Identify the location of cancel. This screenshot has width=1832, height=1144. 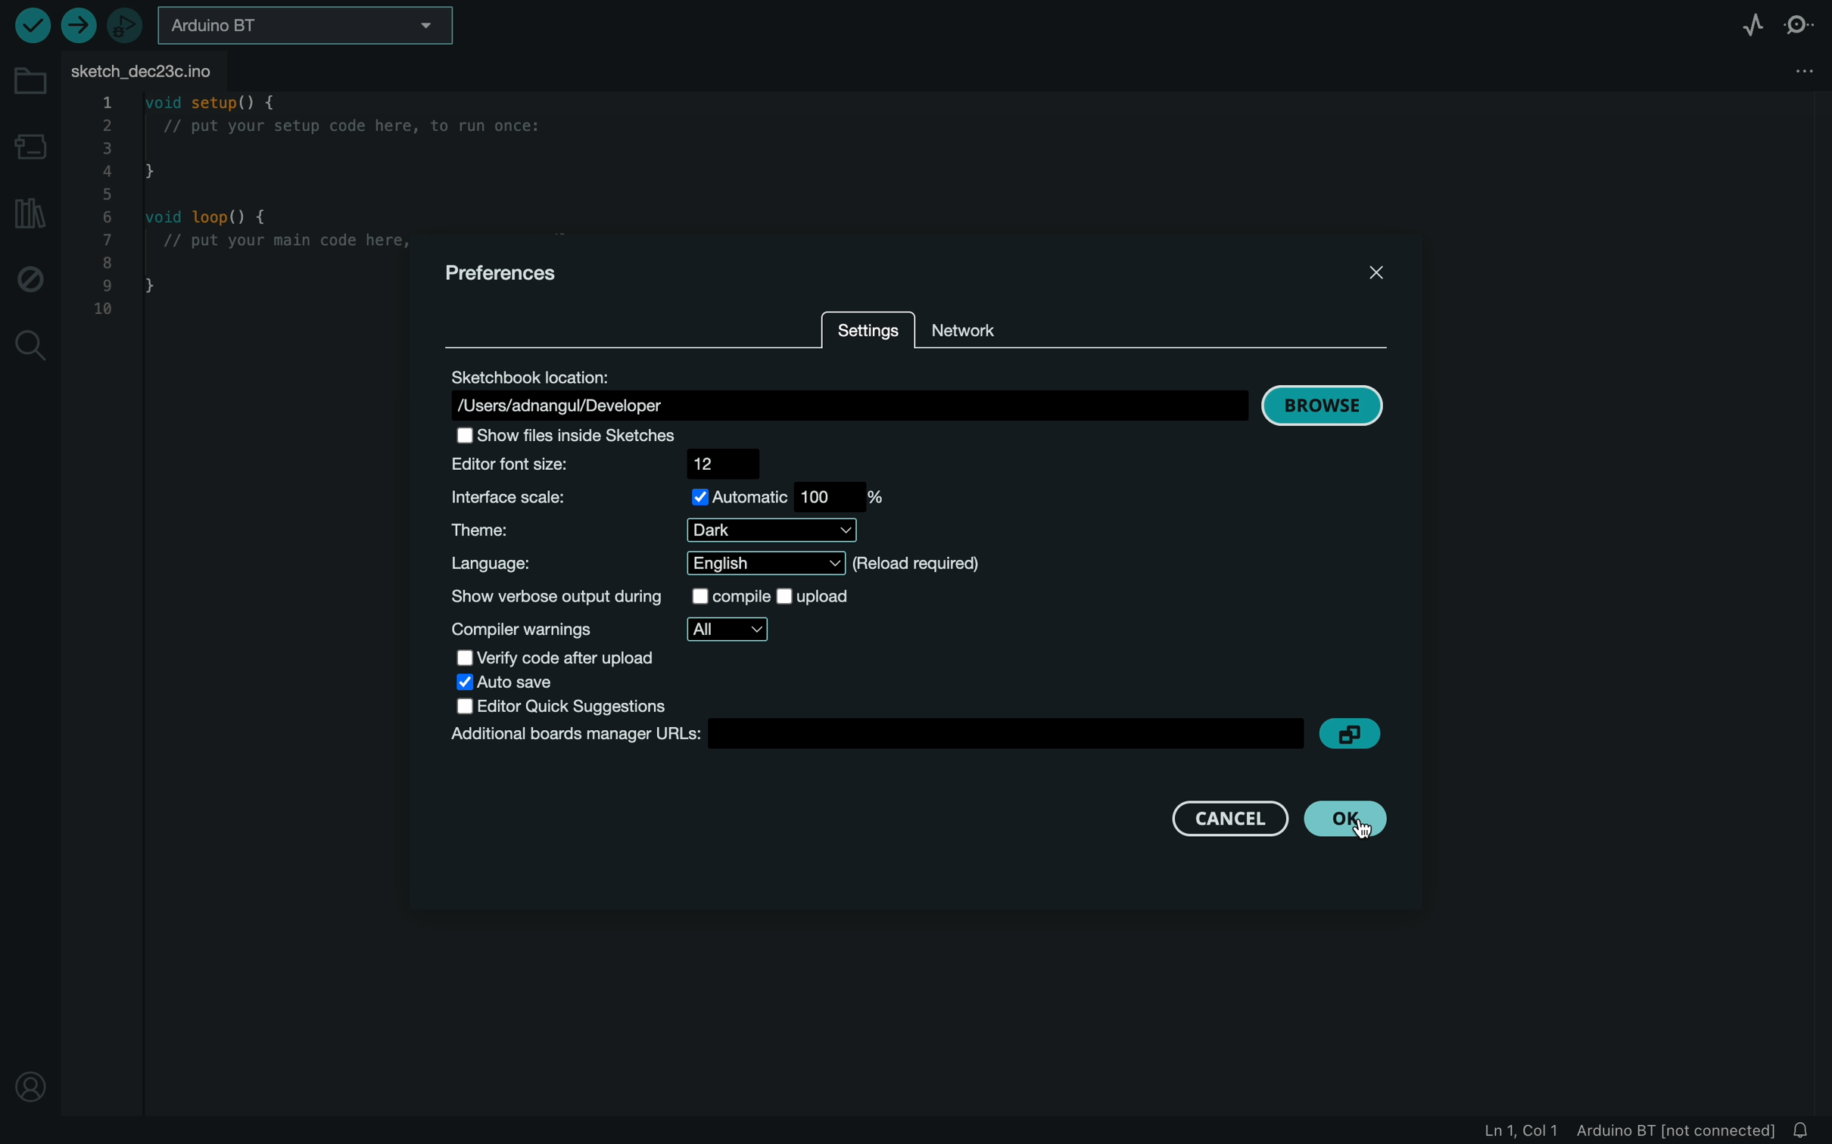
(1241, 820).